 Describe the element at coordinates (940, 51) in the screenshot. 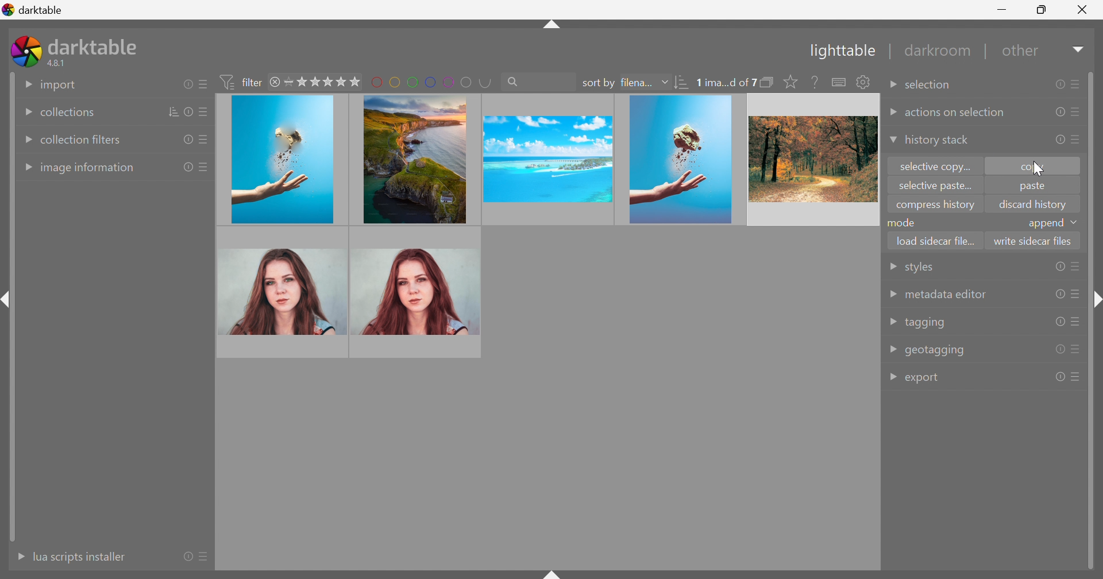

I see `darkroom` at that location.